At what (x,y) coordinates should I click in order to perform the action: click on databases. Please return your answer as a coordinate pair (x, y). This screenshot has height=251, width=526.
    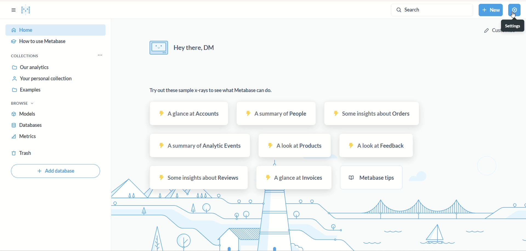
    Looking at the image, I should click on (30, 126).